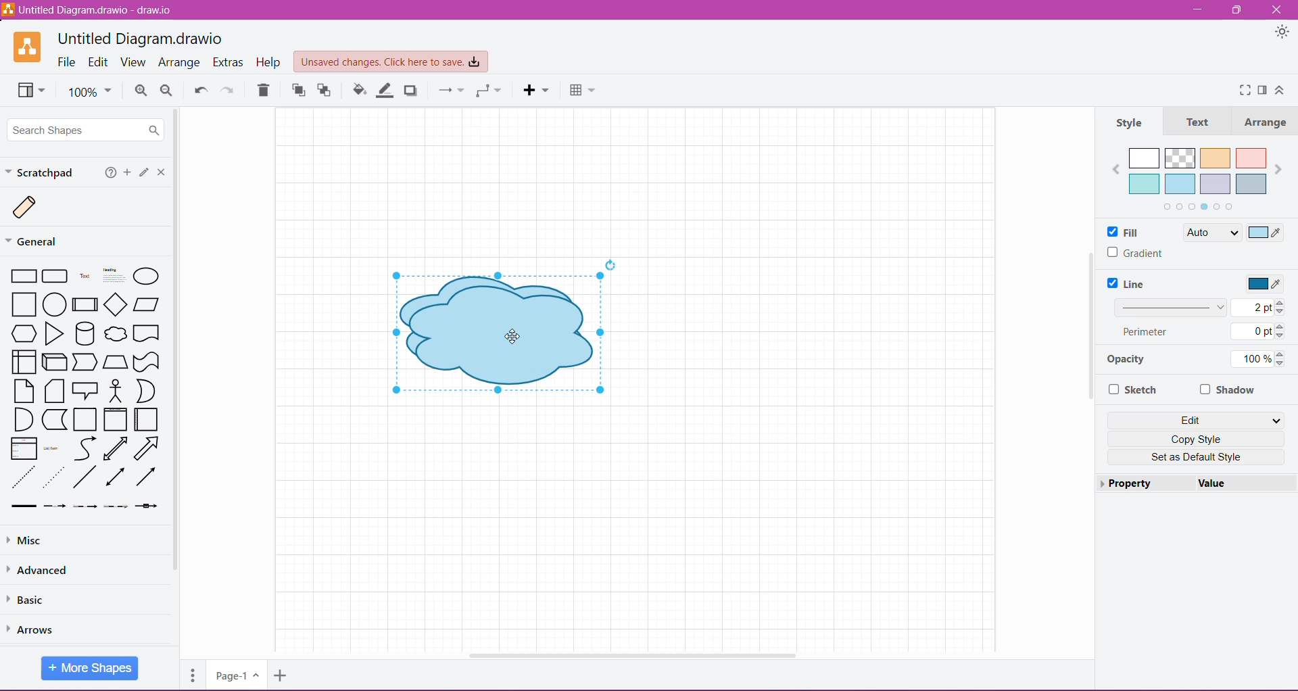 The image size is (1298, 691). What do you see at coordinates (1138, 253) in the screenshot?
I see `Gradient` at bounding box center [1138, 253].